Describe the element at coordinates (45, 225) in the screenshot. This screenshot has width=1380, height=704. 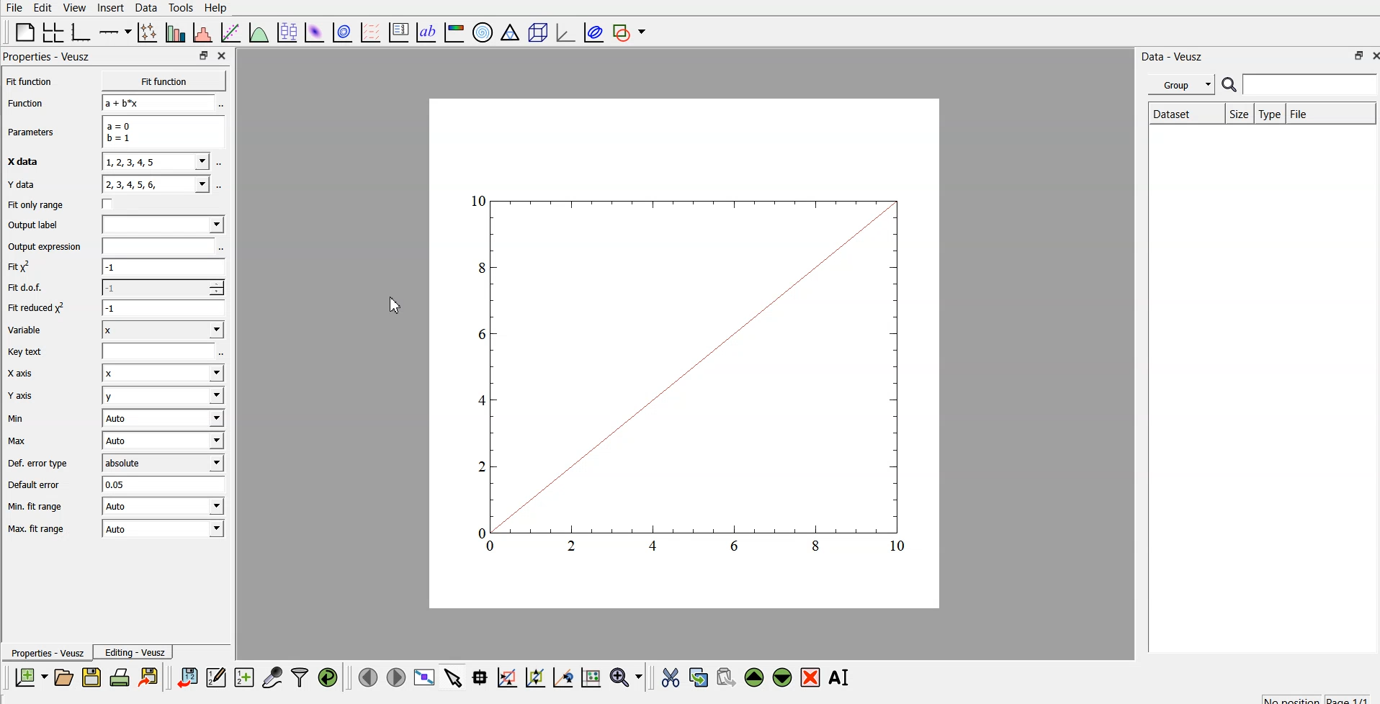
I see `Output label` at that location.